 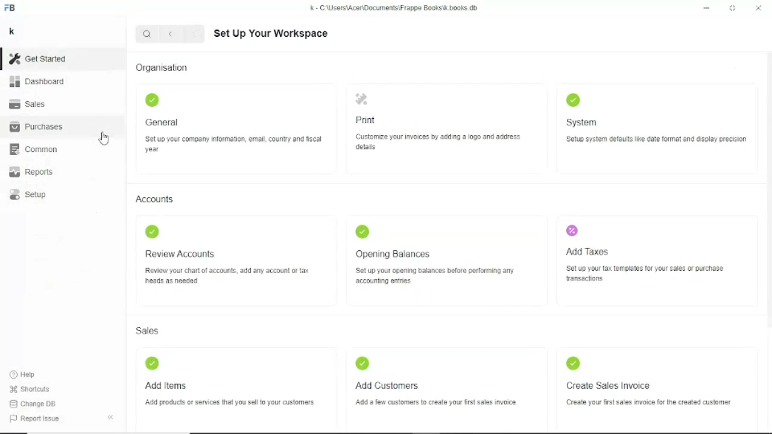 I want to click on Shortcuts, so click(x=29, y=389).